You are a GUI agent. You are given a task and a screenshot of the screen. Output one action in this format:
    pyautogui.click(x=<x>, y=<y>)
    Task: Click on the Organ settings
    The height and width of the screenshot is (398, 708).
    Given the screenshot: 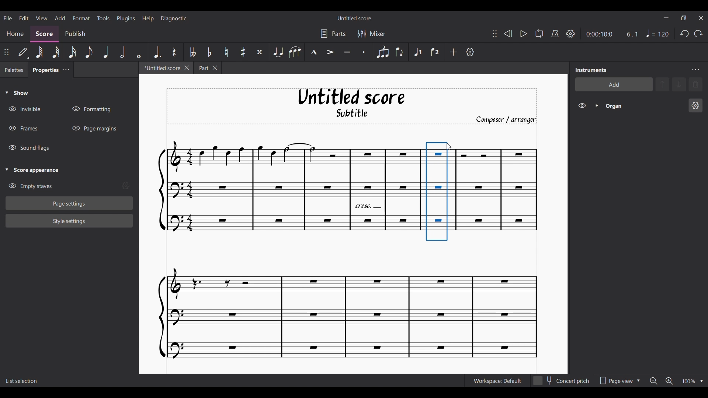 What is the action you would take?
    pyautogui.click(x=695, y=105)
    